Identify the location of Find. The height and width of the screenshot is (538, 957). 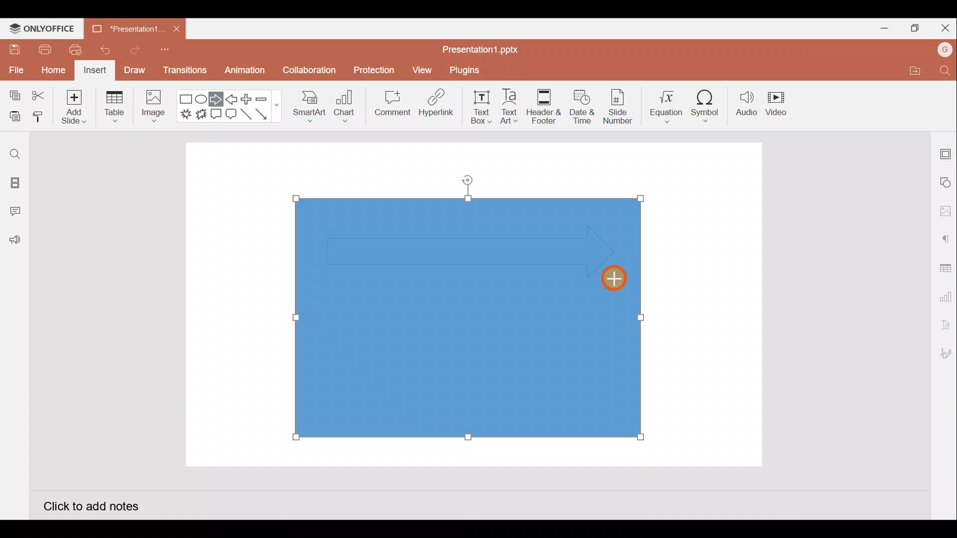
(15, 154).